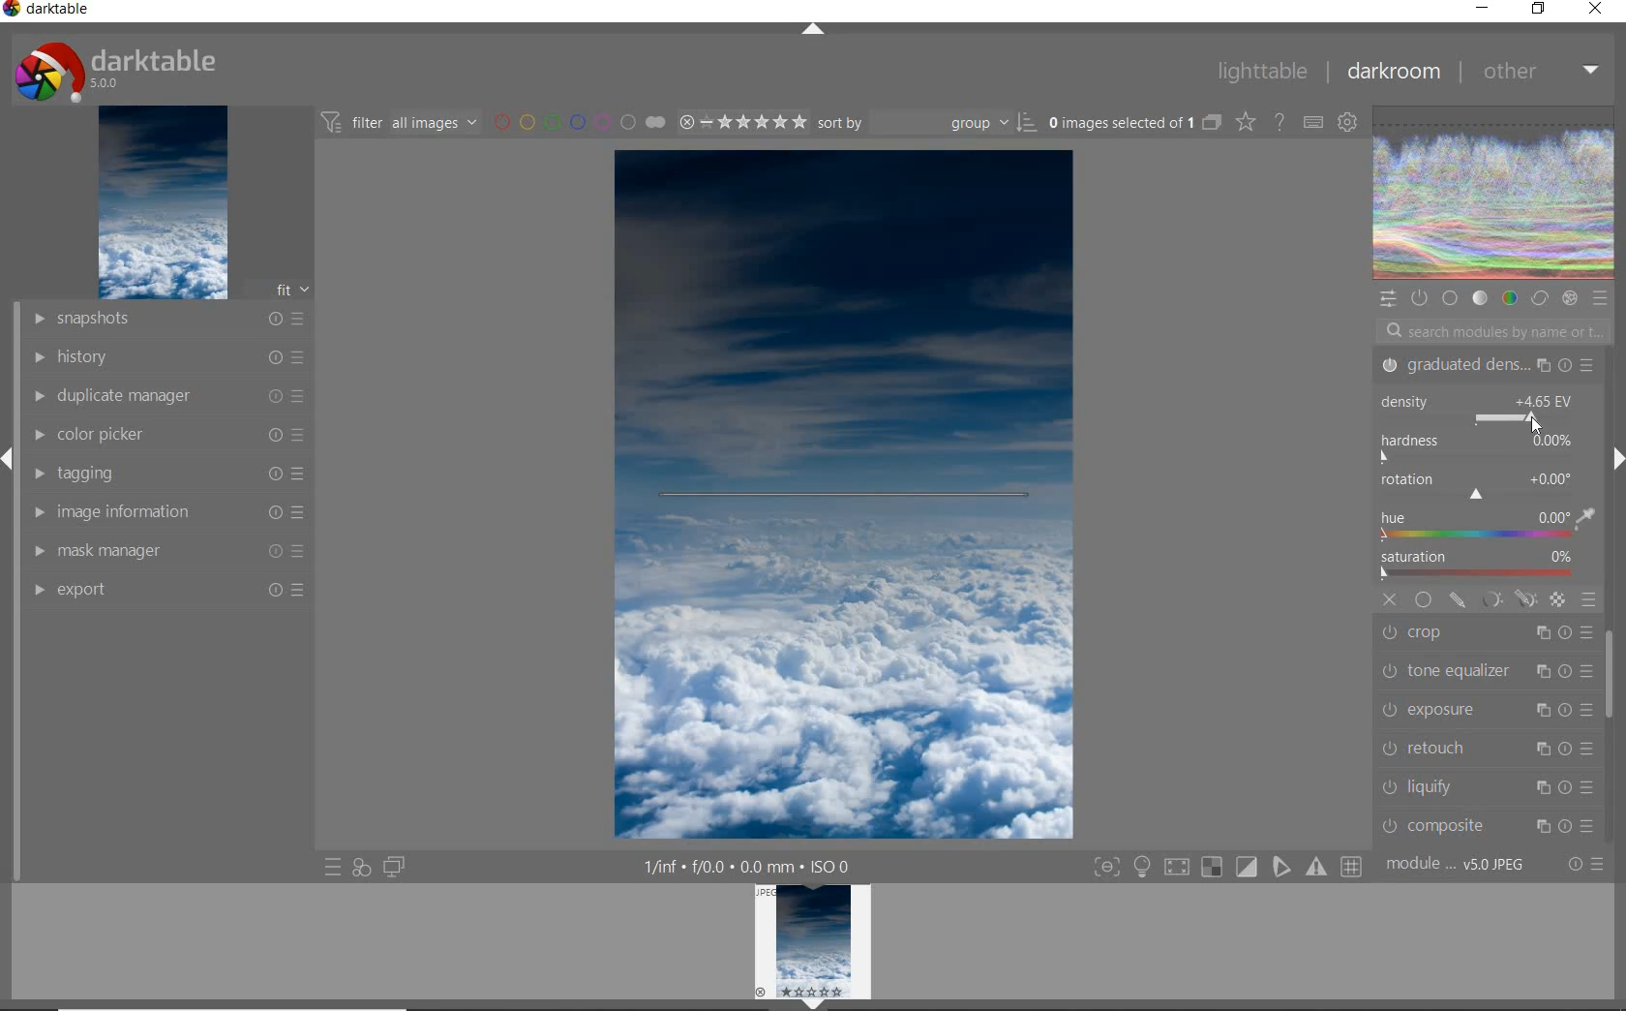  Describe the element at coordinates (1488, 634) in the screenshot. I see `crop` at that location.